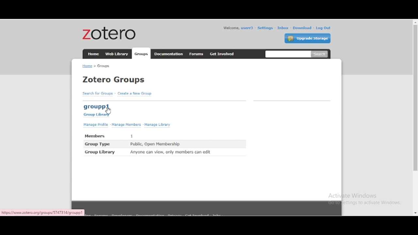 The width and height of the screenshot is (418, 235). I want to click on inbox, so click(283, 28).